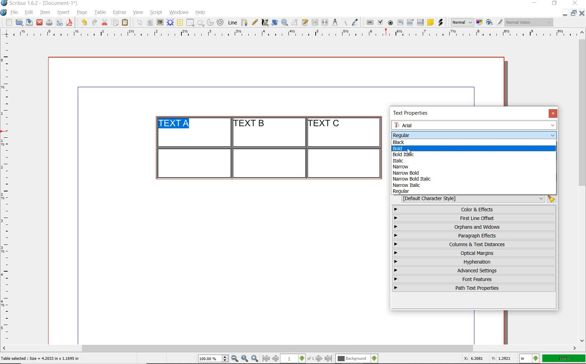  What do you see at coordinates (315, 23) in the screenshot?
I see `link text frames` at bounding box center [315, 23].